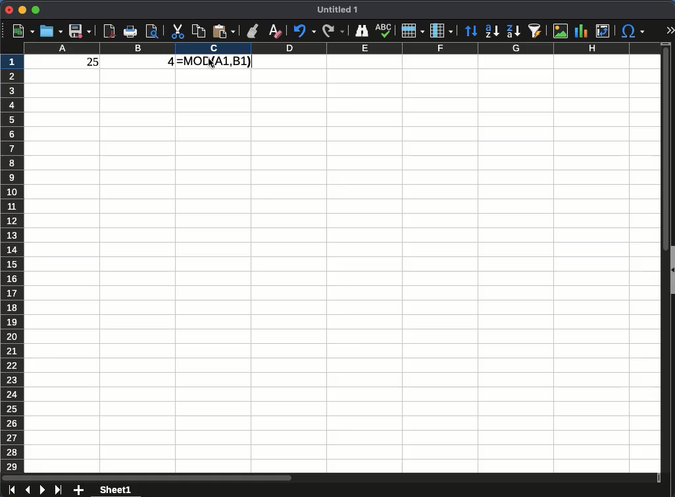 This screenshot has height=497, width=675. What do you see at coordinates (215, 67) in the screenshot?
I see `Cursor` at bounding box center [215, 67].